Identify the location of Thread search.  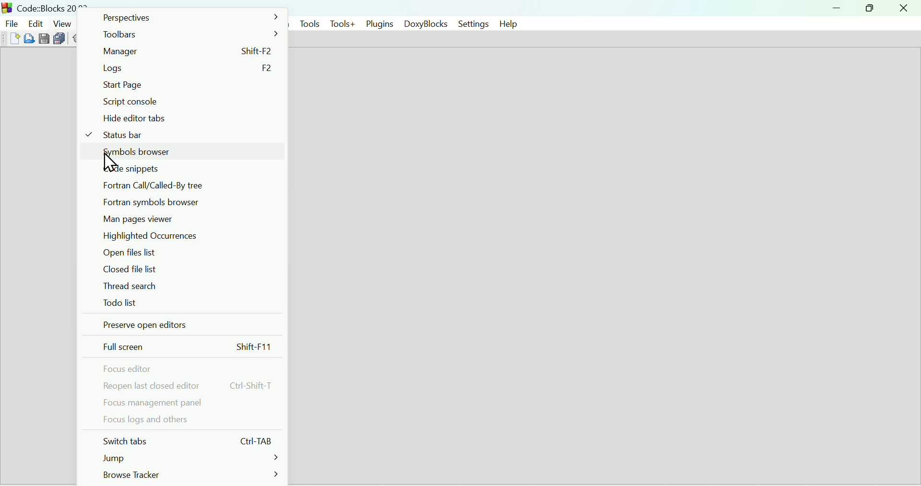
(185, 285).